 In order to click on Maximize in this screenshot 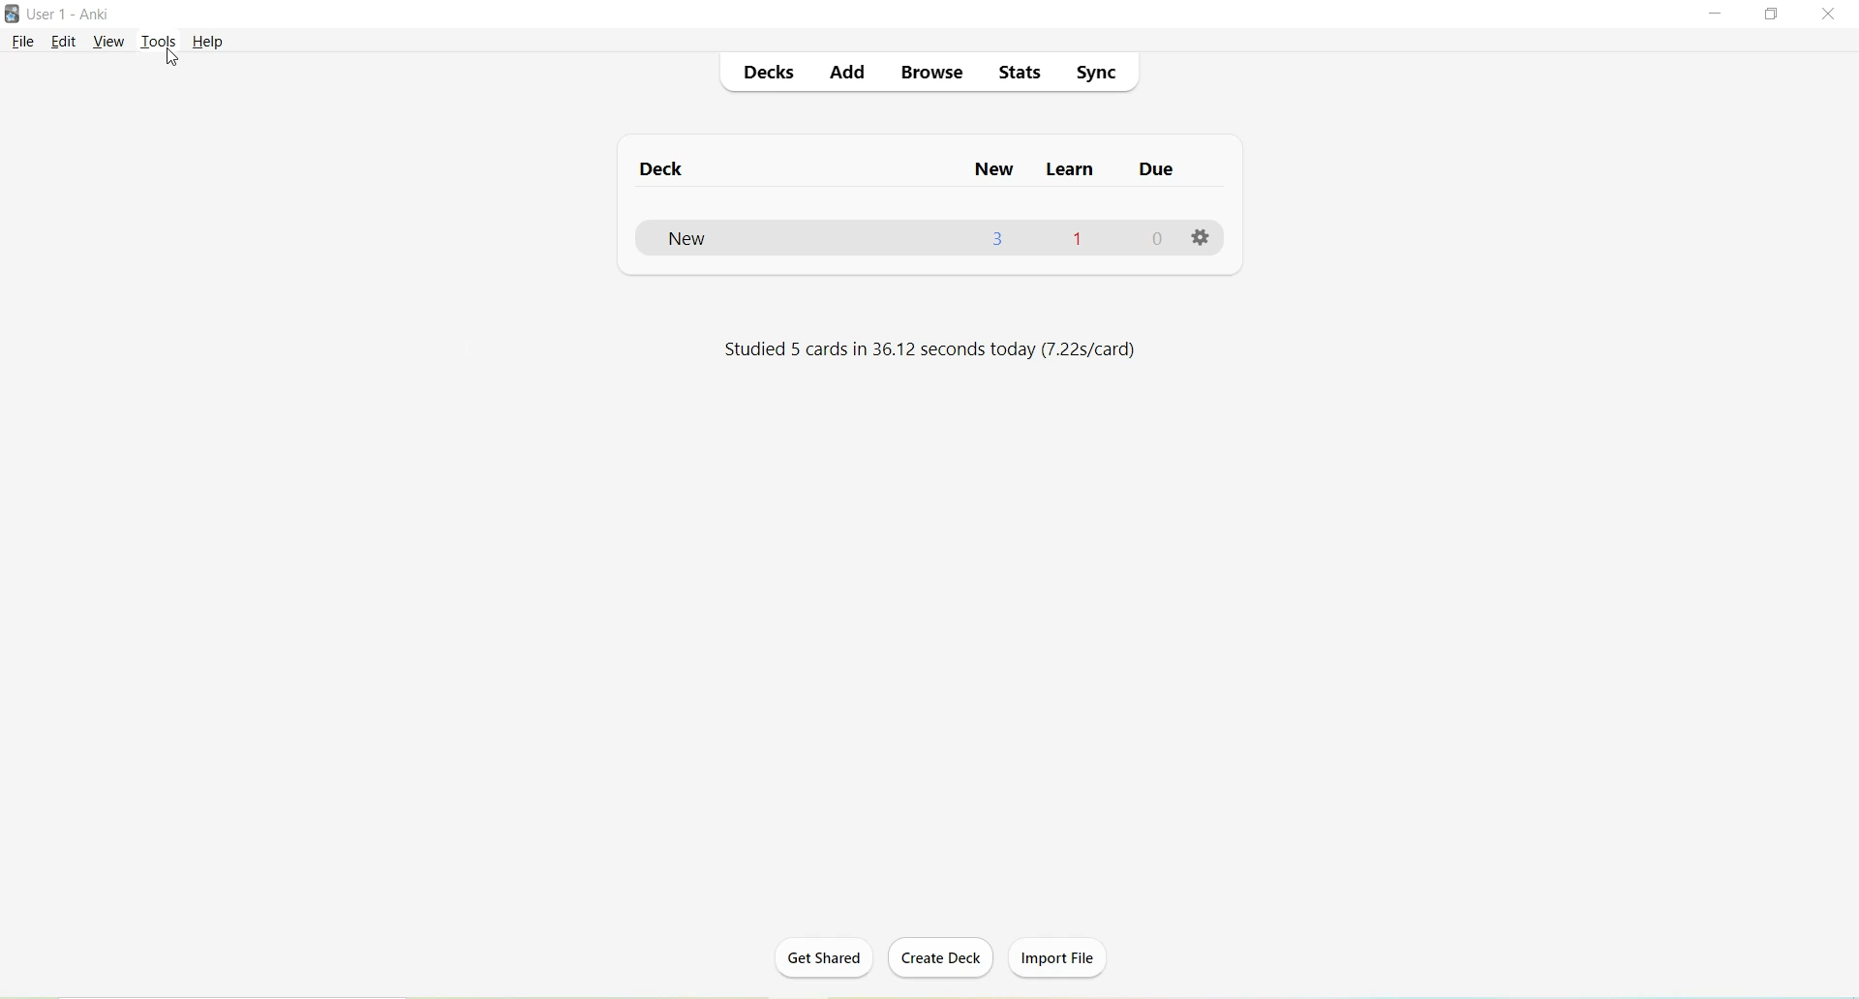, I will do `click(1778, 15)`.